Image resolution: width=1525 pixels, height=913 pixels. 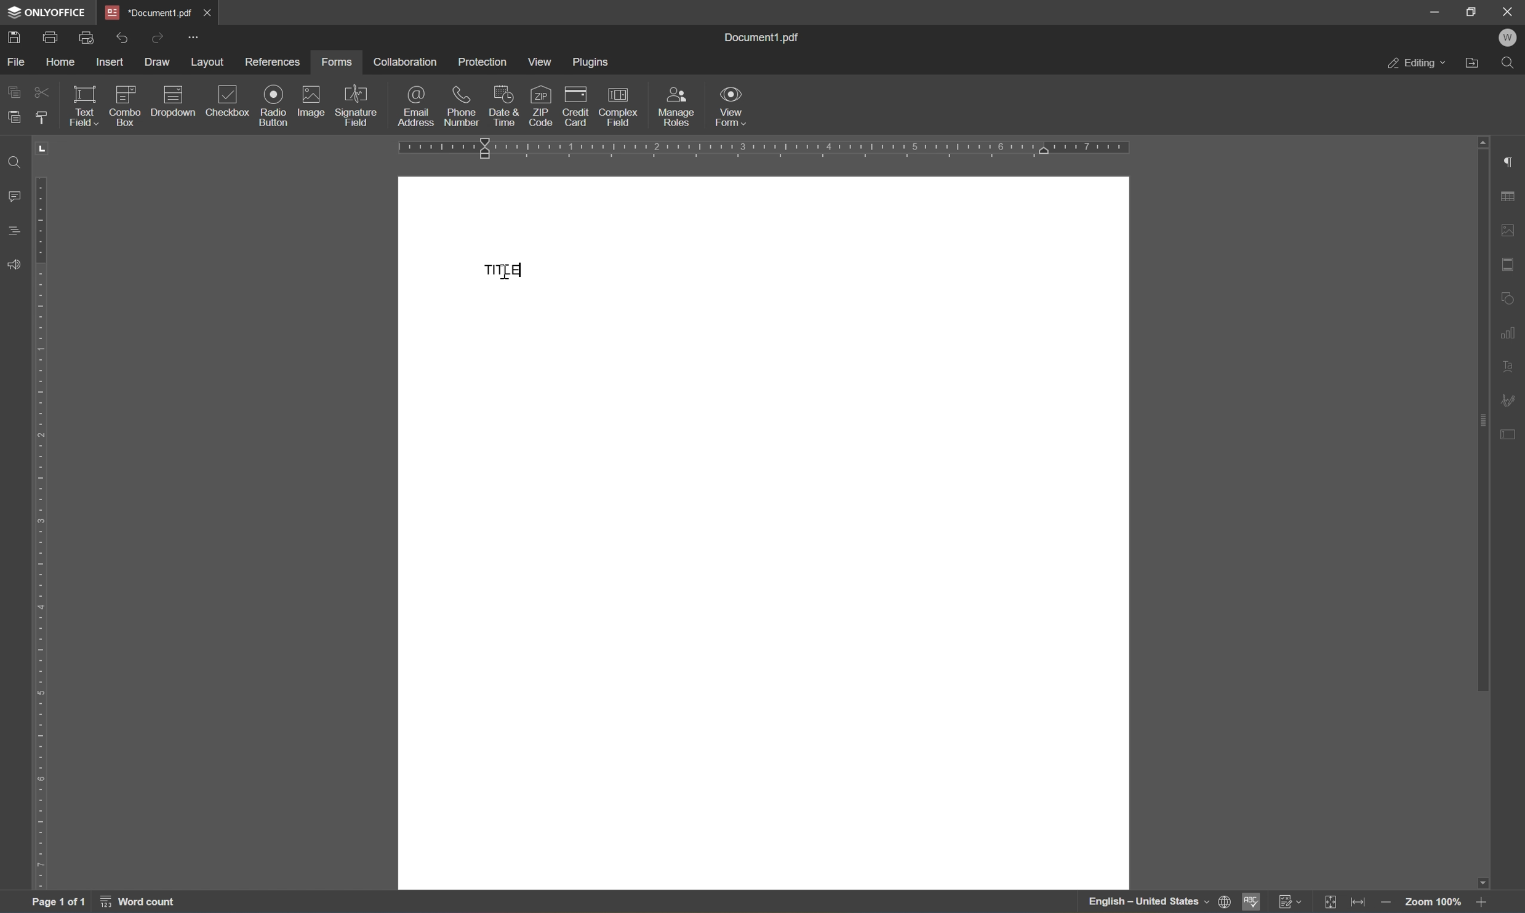 What do you see at coordinates (45, 92) in the screenshot?
I see `cut` at bounding box center [45, 92].